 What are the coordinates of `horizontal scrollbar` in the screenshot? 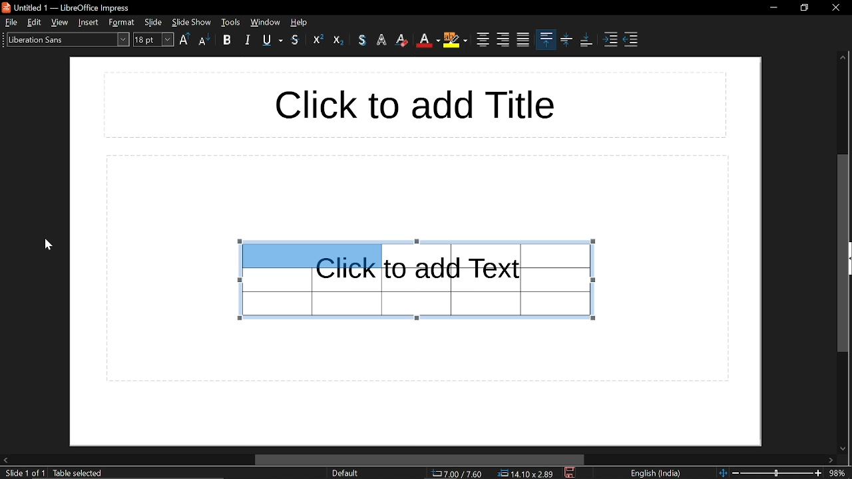 It's located at (420, 460).